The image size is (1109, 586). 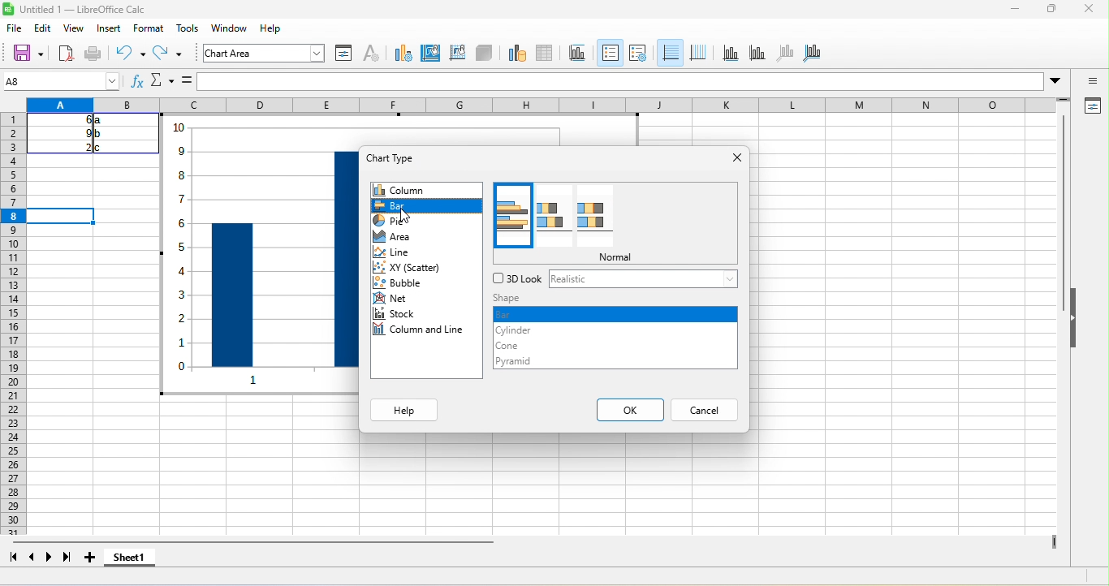 What do you see at coordinates (162, 82) in the screenshot?
I see `name box` at bounding box center [162, 82].